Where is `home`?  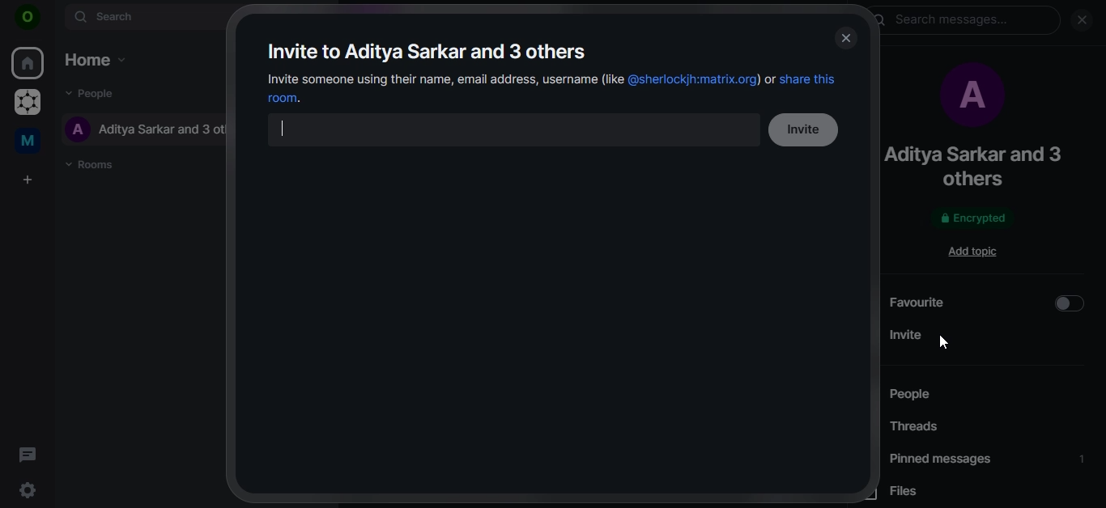
home is located at coordinates (95, 57).